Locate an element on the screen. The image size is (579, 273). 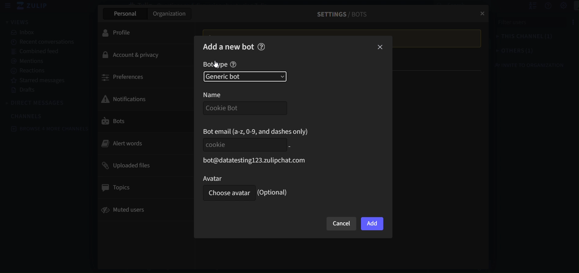
recent conversations is located at coordinates (44, 43).